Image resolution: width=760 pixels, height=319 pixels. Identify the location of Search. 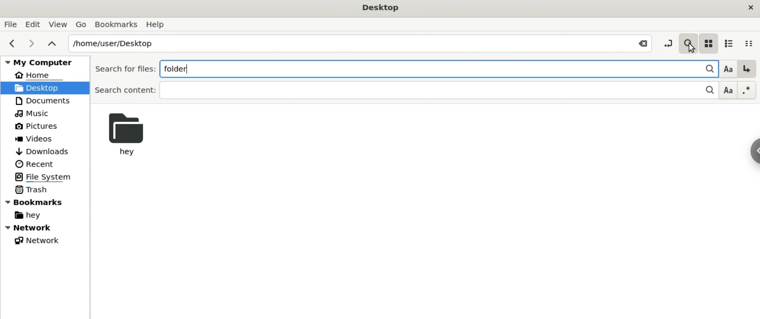
(688, 42).